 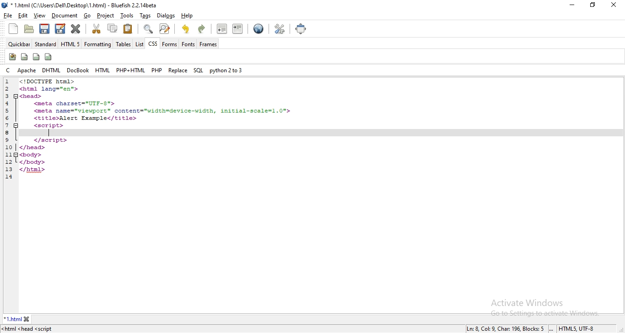 What do you see at coordinates (76, 104) in the screenshot?
I see `<meta charset="UTF-8">` at bounding box center [76, 104].